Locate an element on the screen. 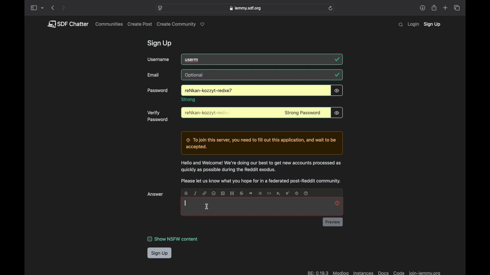 Image resolution: width=490 pixels, height=275 pixels. username is located at coordinates (158, 59).